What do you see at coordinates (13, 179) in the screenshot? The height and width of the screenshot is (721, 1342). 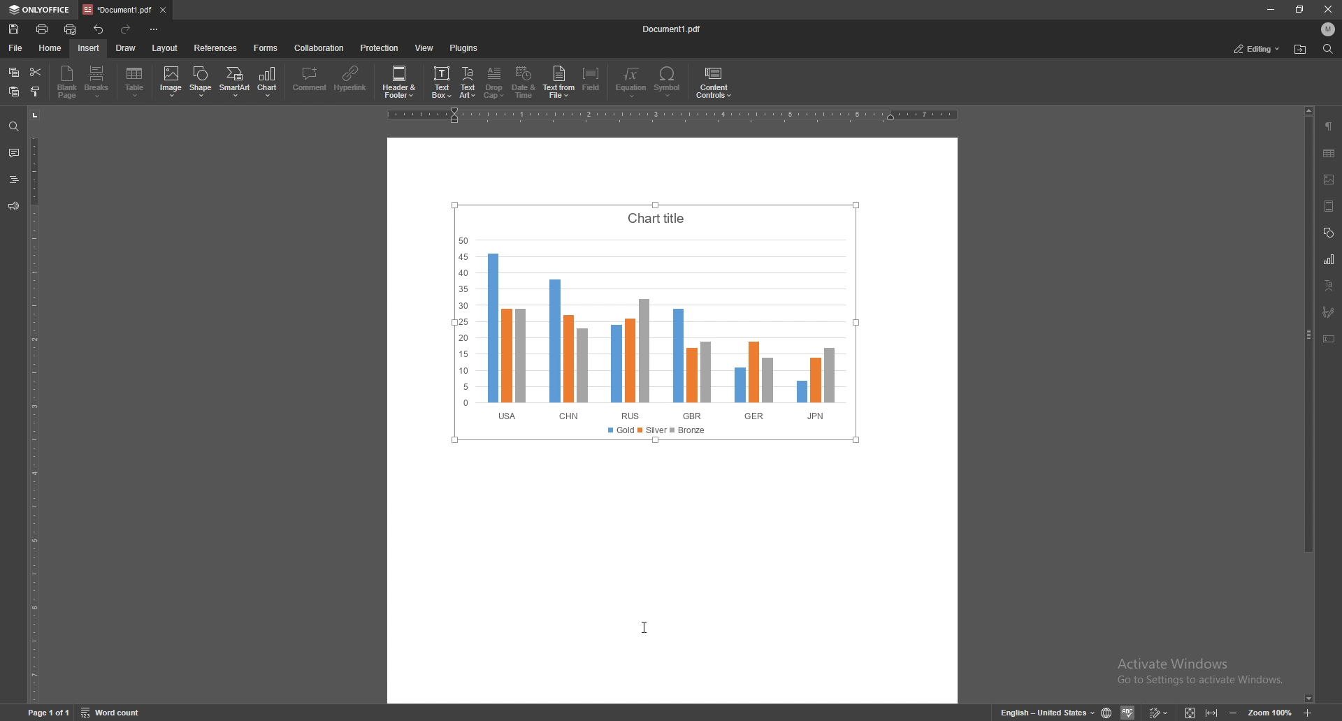 I see `headers` at bounding box center [13, 179].